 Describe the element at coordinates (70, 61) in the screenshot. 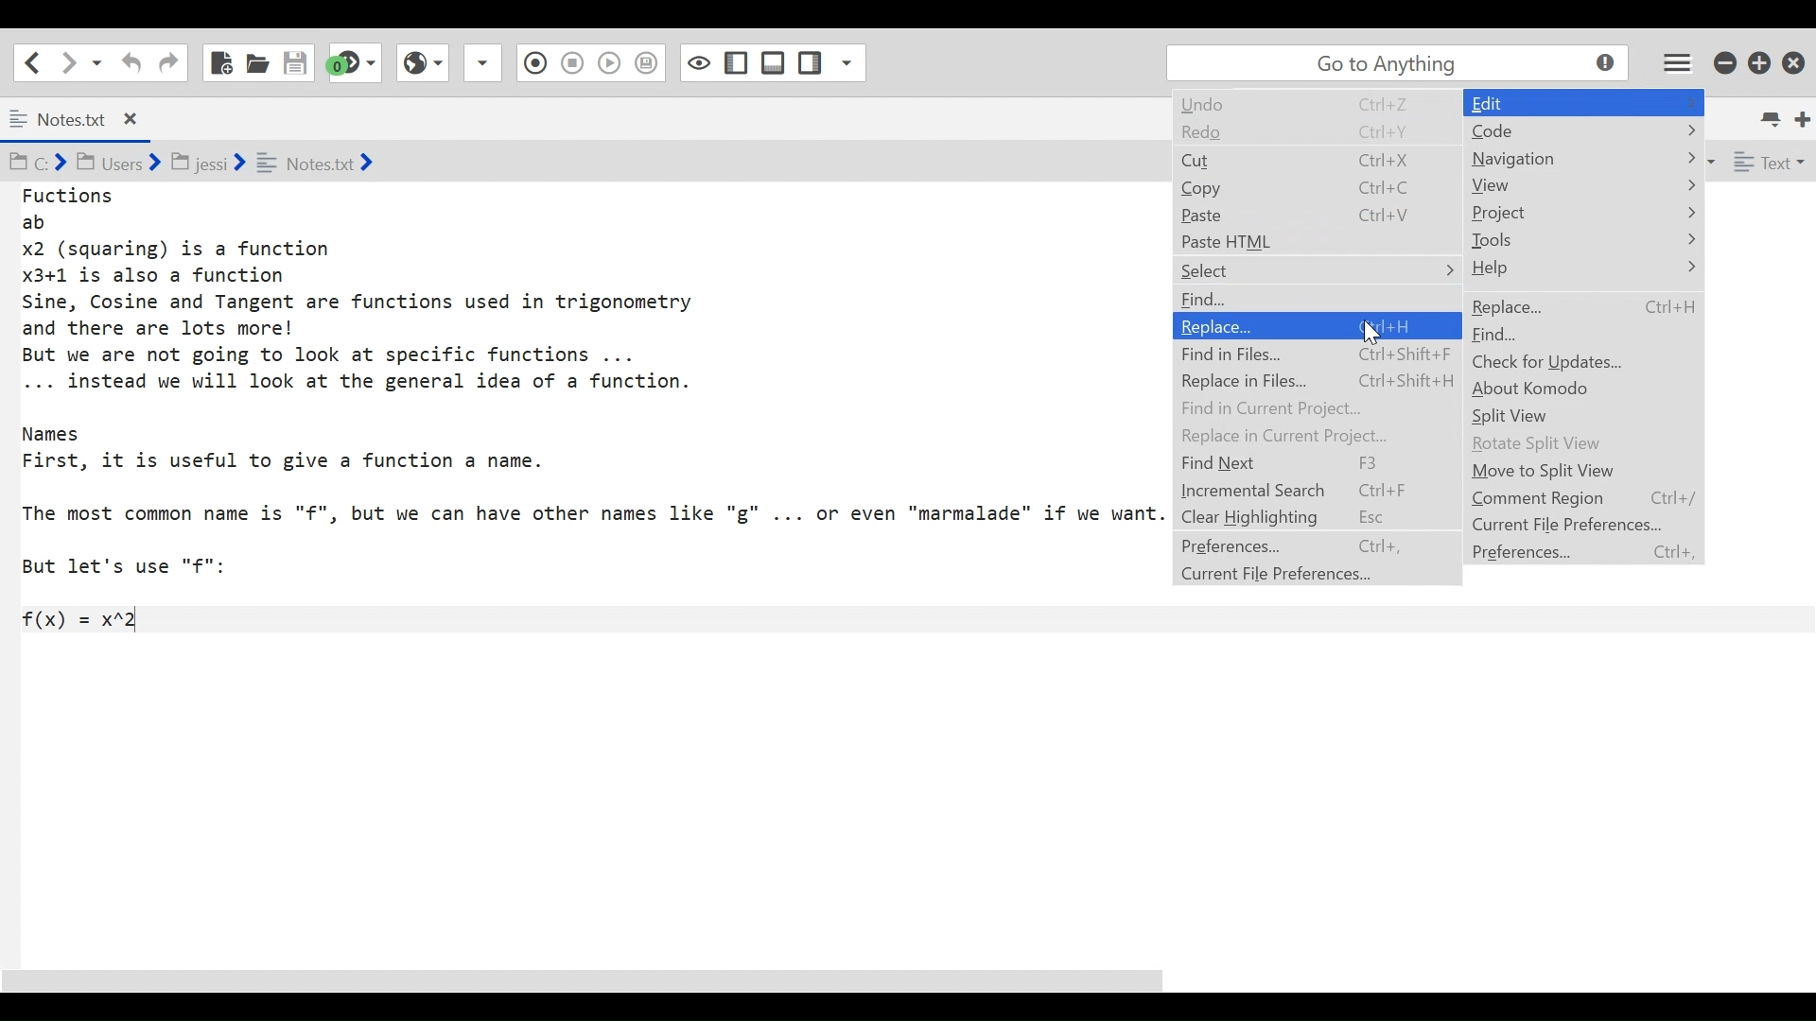

I see `Go forward one location` at that location.